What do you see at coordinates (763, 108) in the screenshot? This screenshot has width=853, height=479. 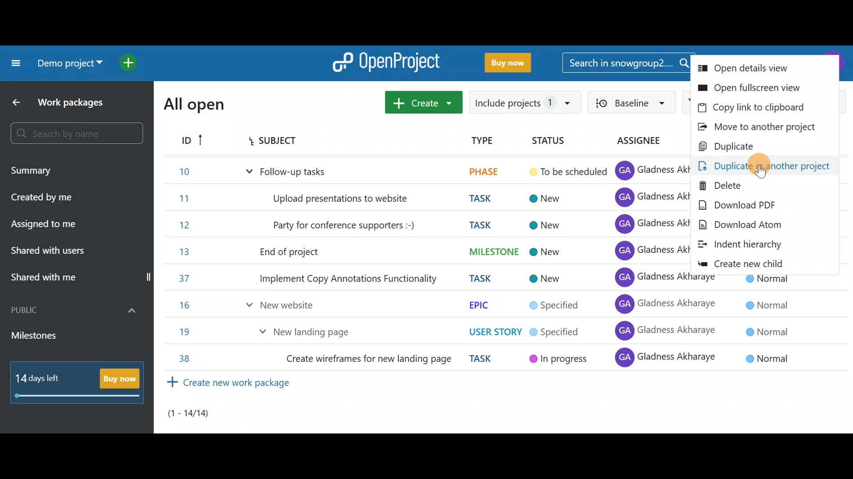 I see `Copy link to clipboard` at bounding box center [763, 108].